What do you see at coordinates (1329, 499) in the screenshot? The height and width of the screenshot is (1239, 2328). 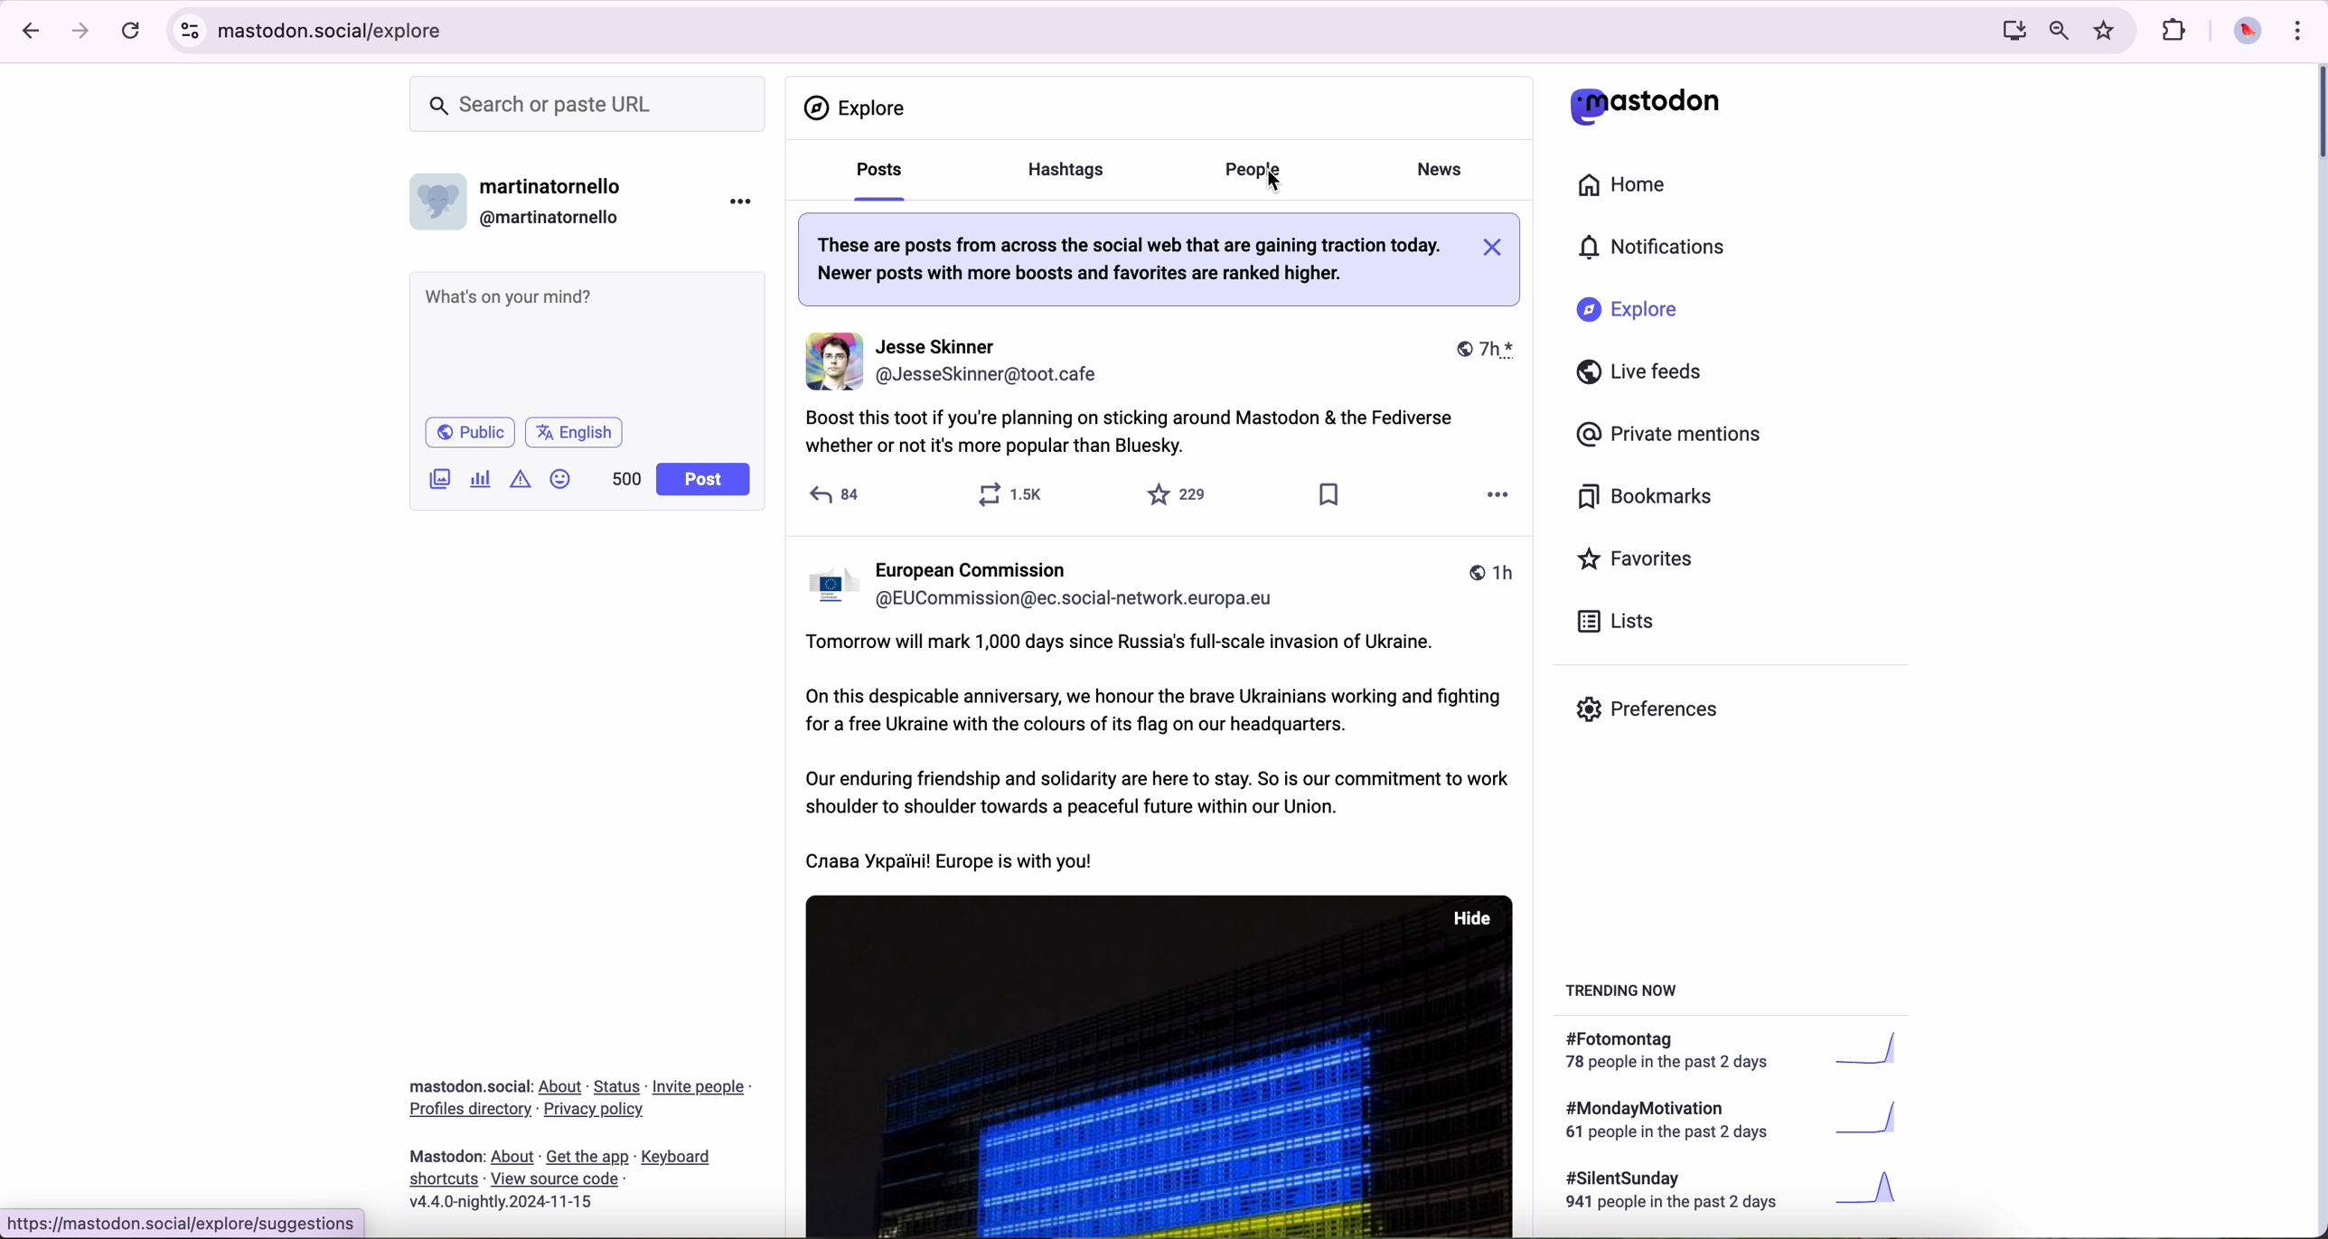 I see `save` at bounding box center [1329, 499].